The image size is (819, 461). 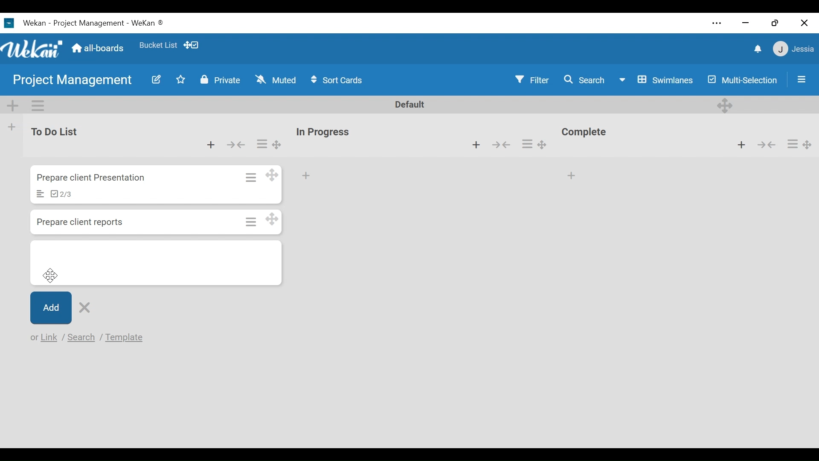 I want to click on Collapse , so click(x=766, y=145).